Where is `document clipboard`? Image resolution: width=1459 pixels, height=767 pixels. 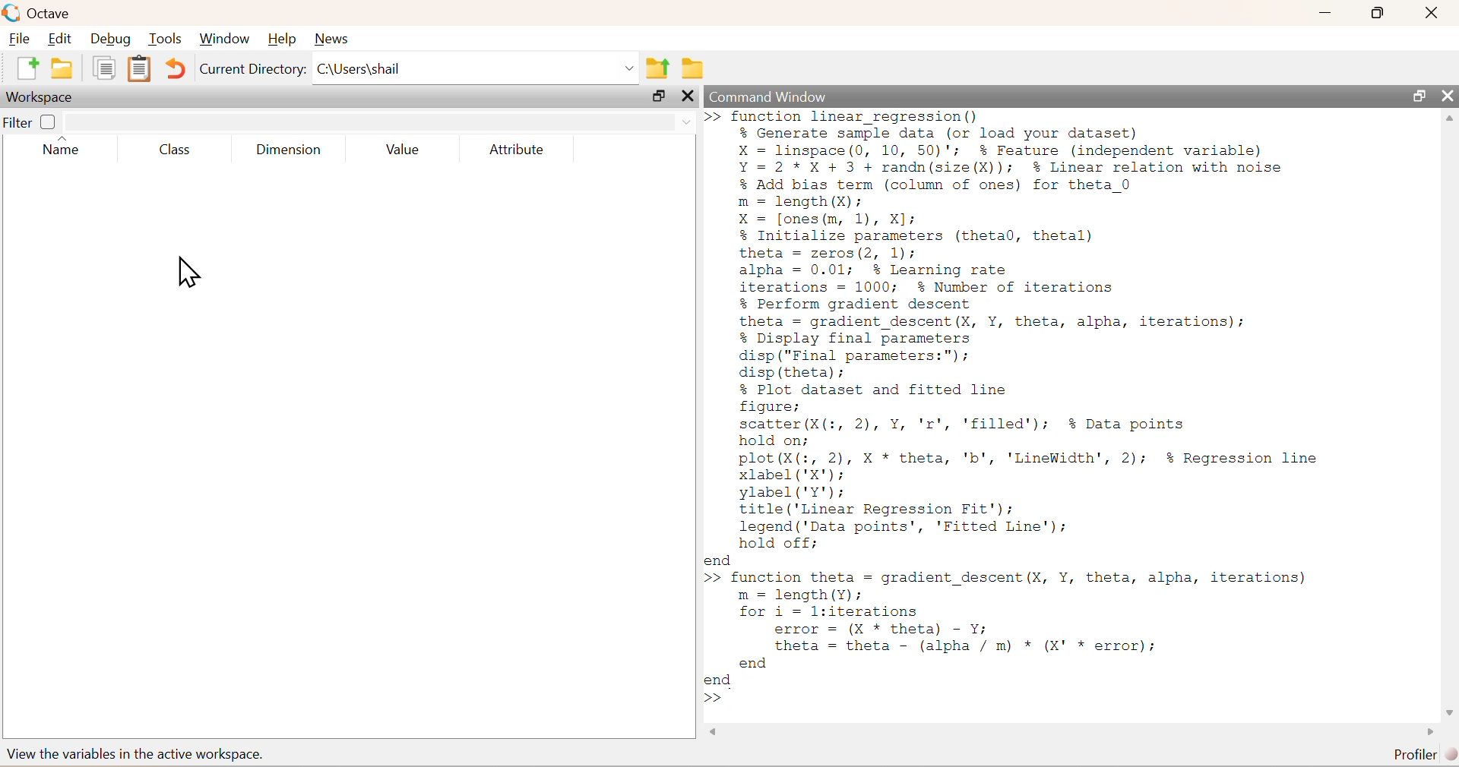 document clipboard is located at coordinates (139, 70).